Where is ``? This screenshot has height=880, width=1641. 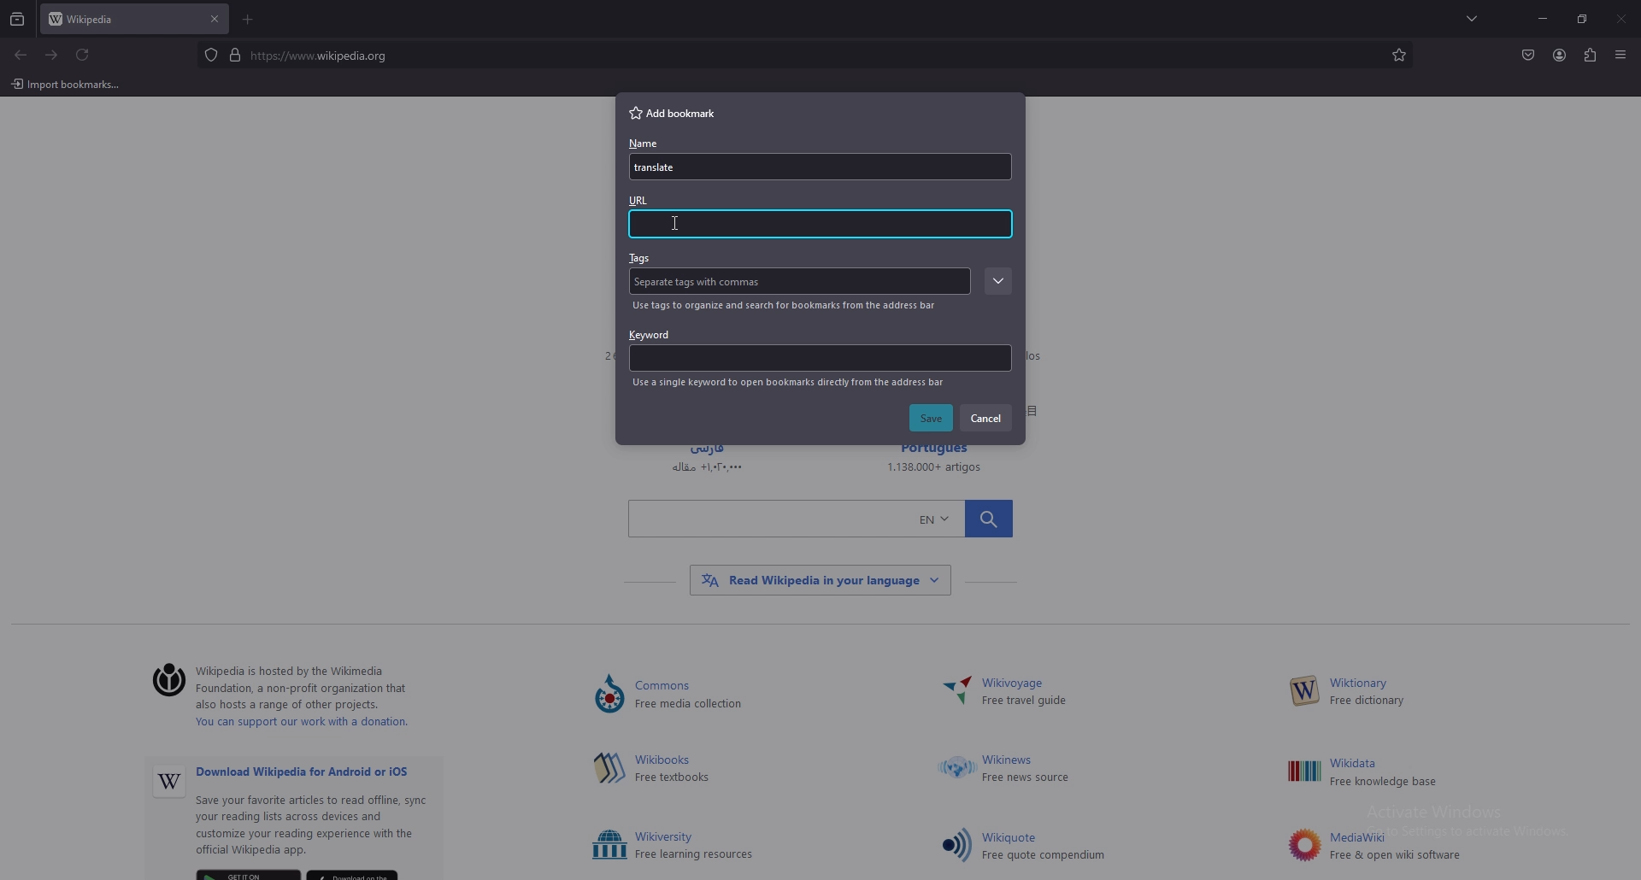
 is located at coordinates (1305, 691).